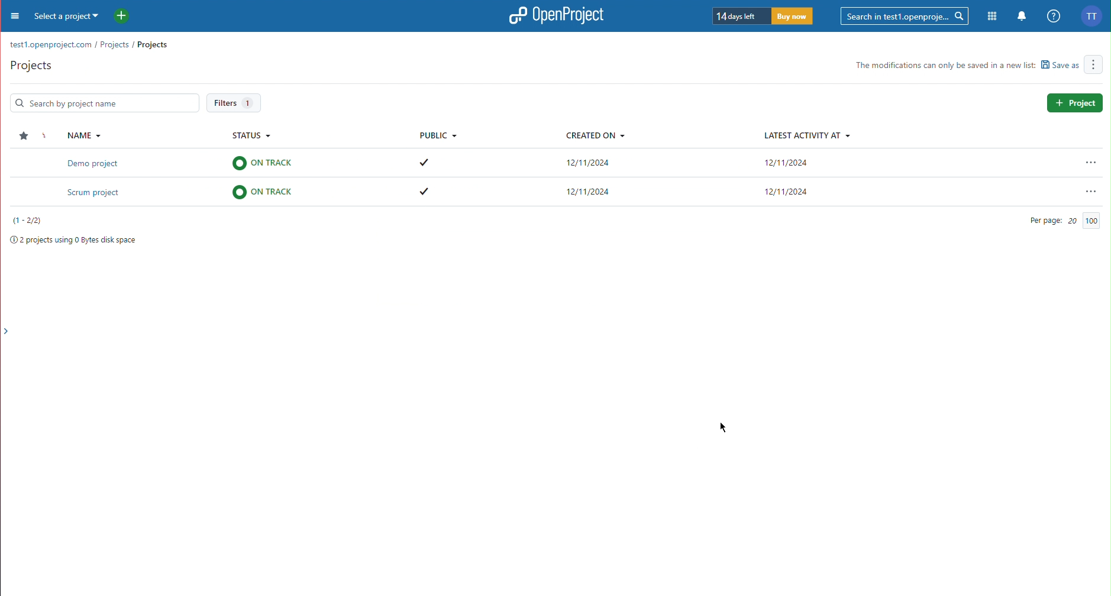 This screenshot has height=596, width=1111. Describe the element at coordinates (968, 63) in the screenshot. I see `` at that location.